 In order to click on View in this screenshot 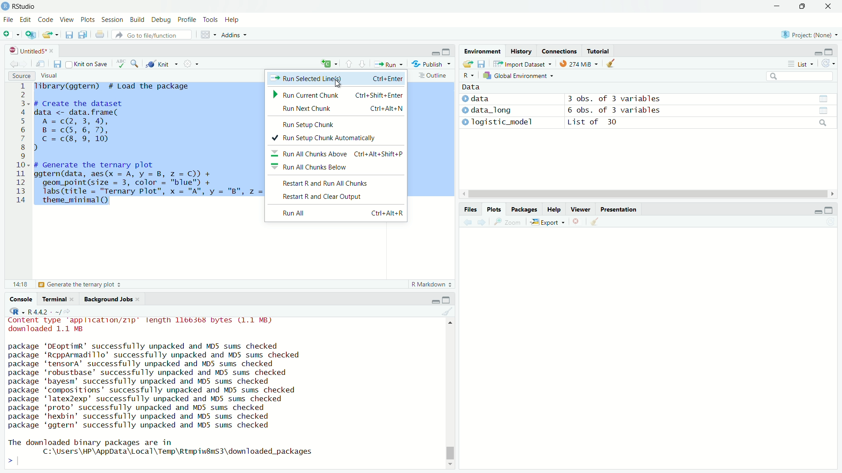, I will do `click(64, 20)`.